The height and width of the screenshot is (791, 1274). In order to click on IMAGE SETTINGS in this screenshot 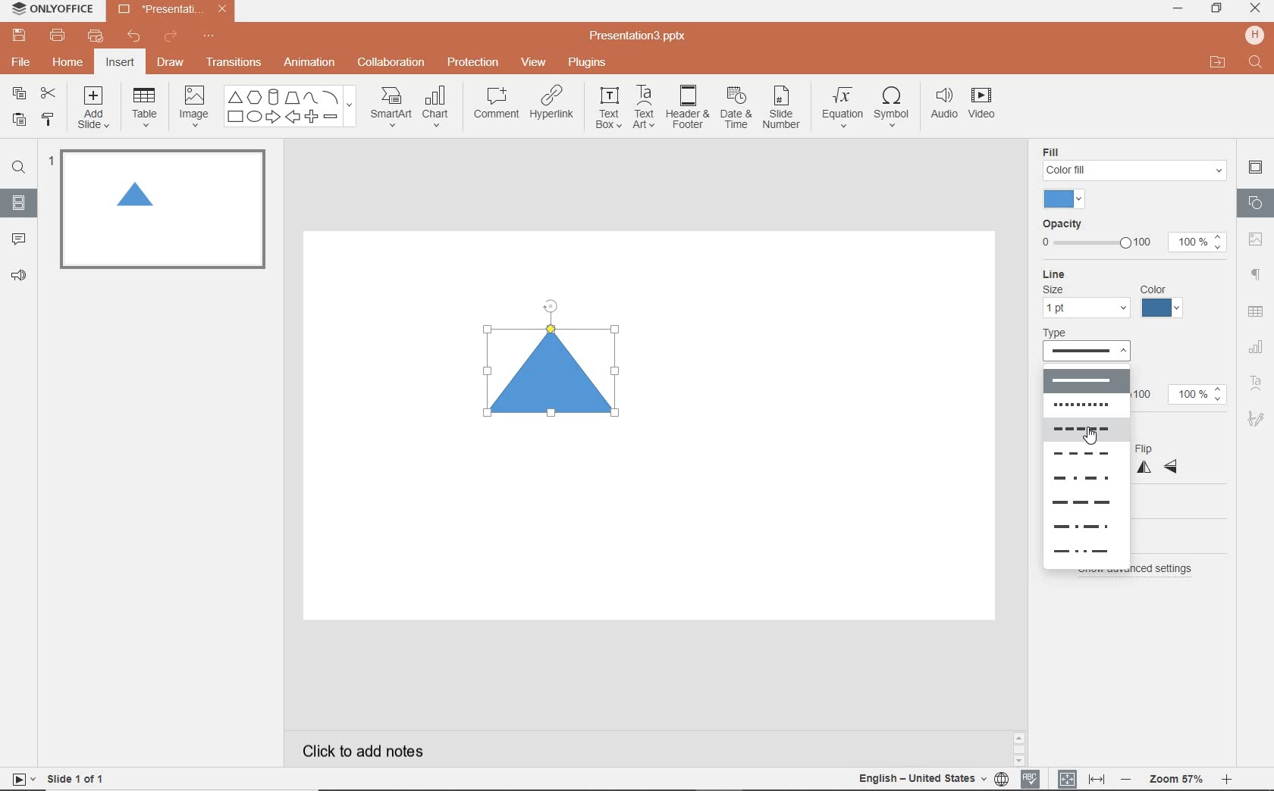, I will do `click(1256, 239)`.